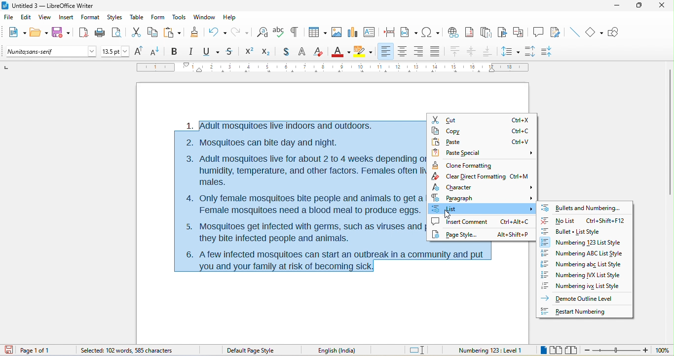  What do you see at coordinates (386, 51) in the screenshot?
I see `align left` at bounding box center [386, 51].